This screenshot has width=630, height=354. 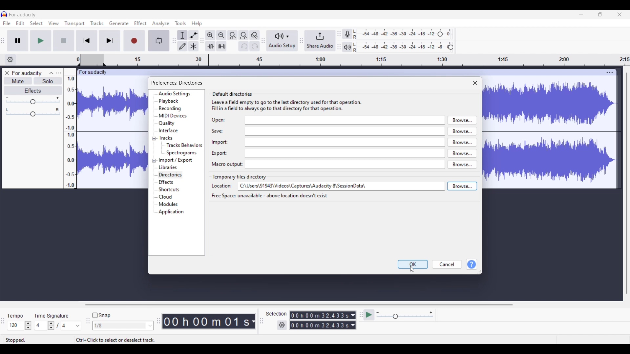 What do you see at coordinates (7, 73) in the screenshot?
I see `Close track` at bounding box center [7, 73].